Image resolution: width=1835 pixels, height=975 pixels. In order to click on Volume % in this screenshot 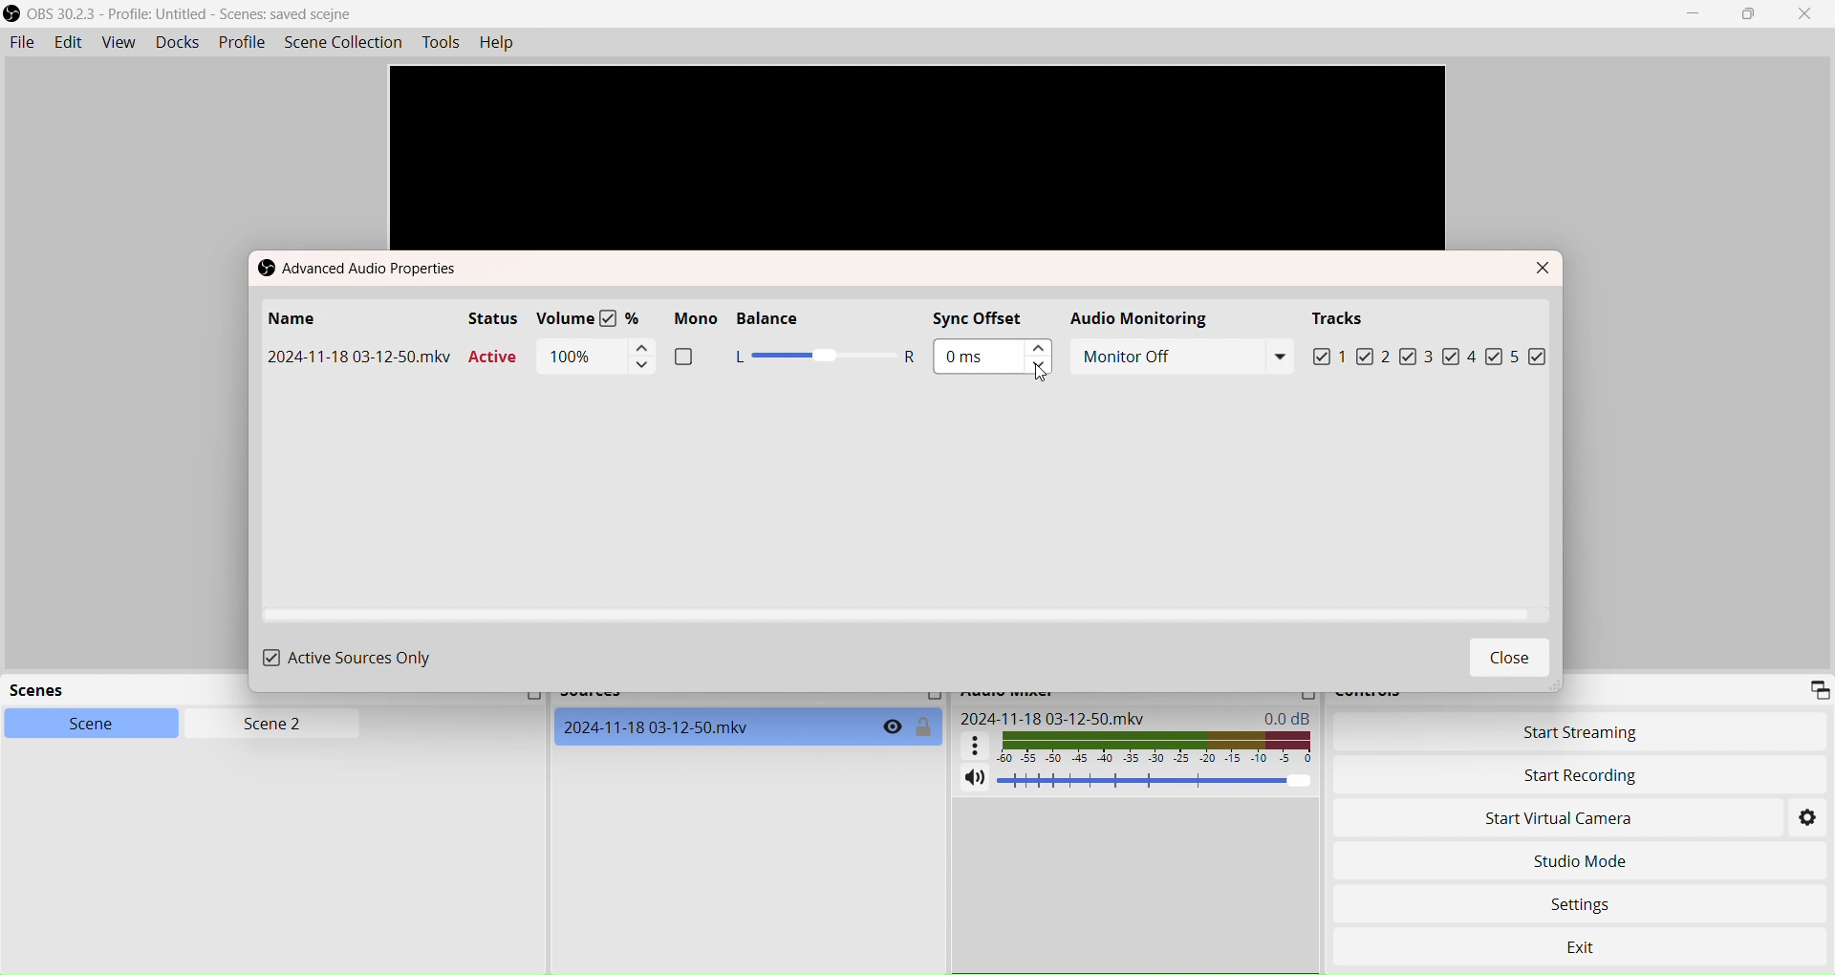, I will do `click(594, 318)`.